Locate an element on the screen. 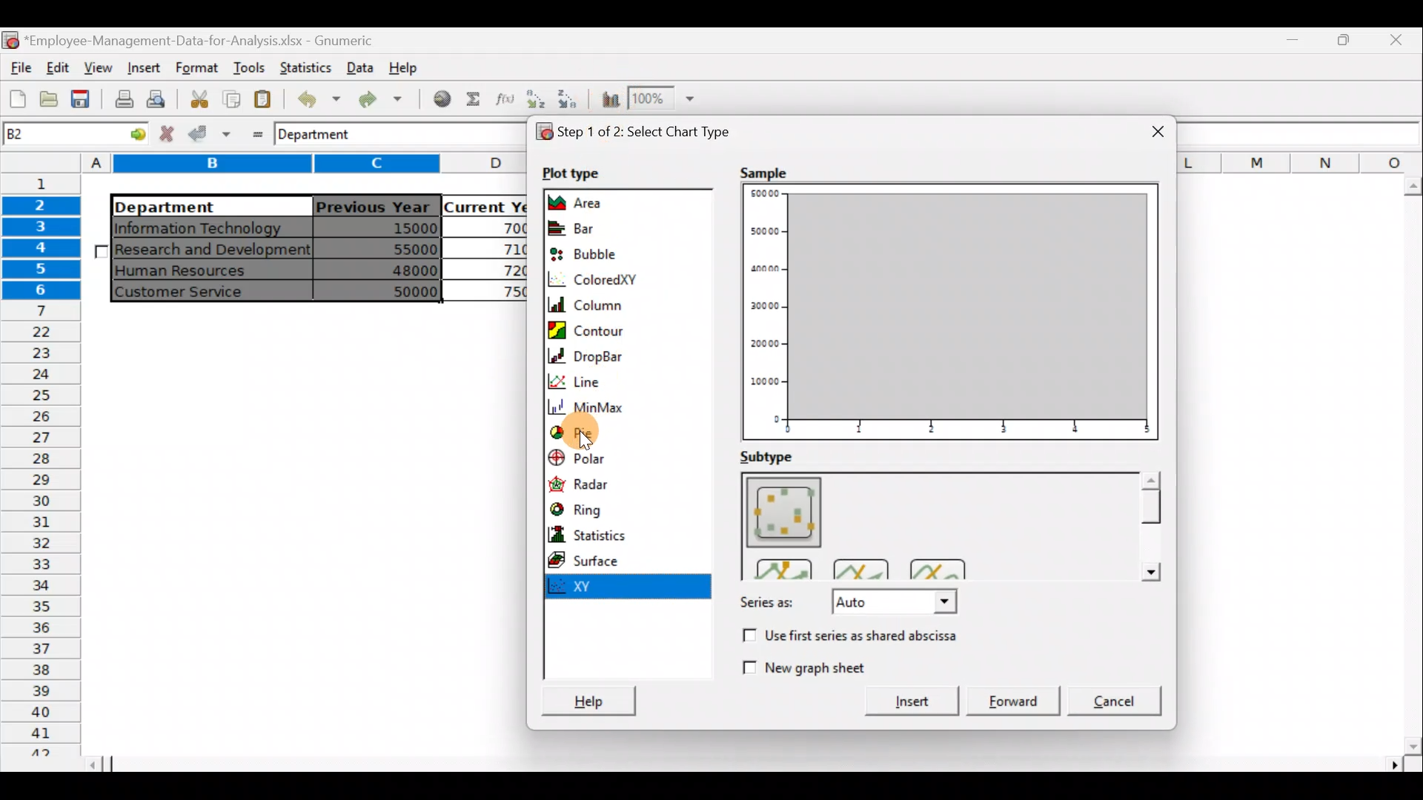 The image size is (1423, 800). Scroll bar is located at coordinates (1149, 526).